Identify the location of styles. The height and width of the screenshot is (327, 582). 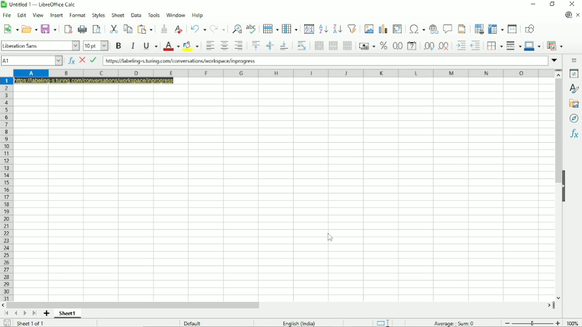
(99, 15).